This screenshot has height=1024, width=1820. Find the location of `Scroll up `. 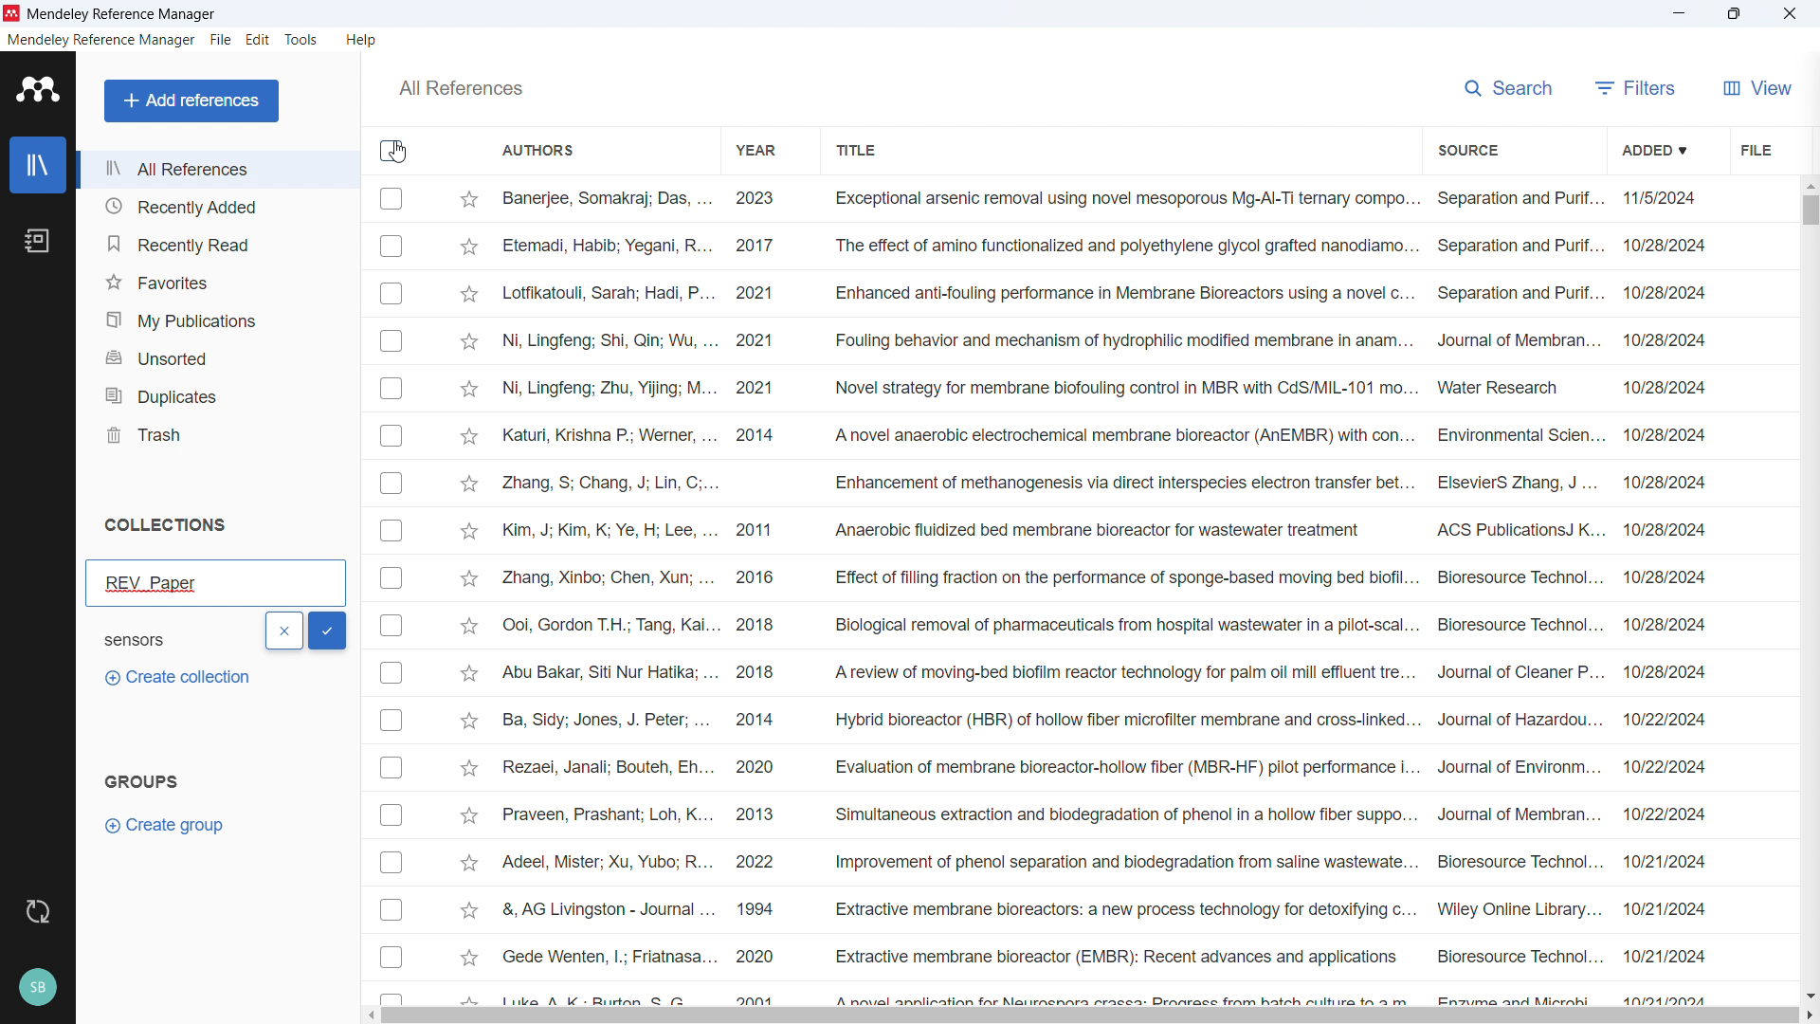

Scroll up  is located at coordinates (1809, 184).